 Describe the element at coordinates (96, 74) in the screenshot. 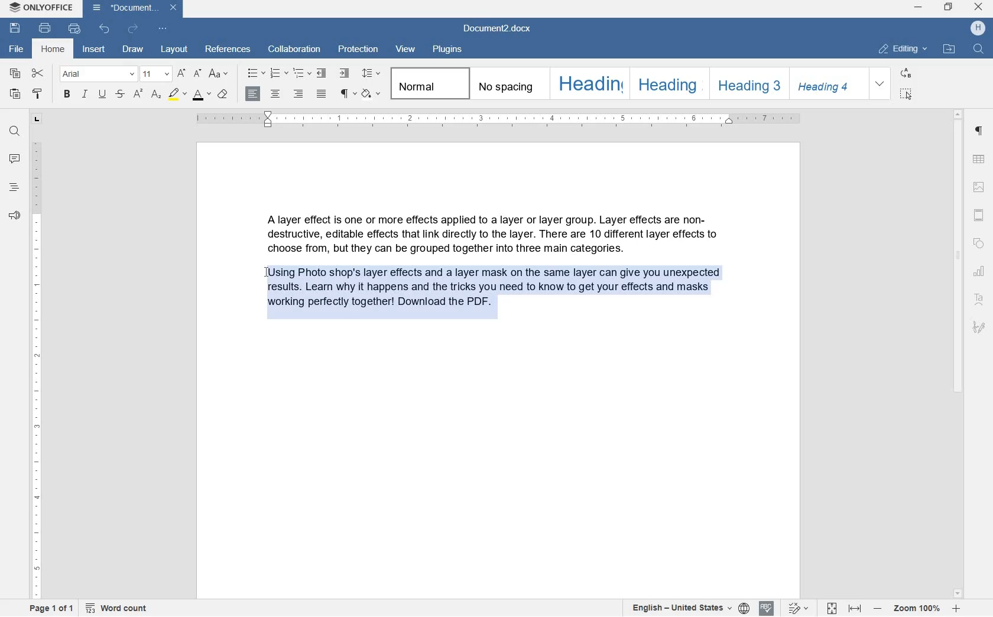

I see `FONT NAME` at that location.